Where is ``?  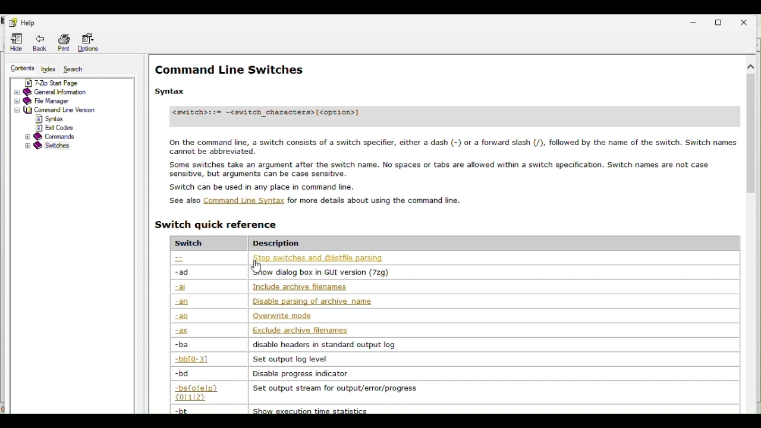  is located at coordinates (58, 127).